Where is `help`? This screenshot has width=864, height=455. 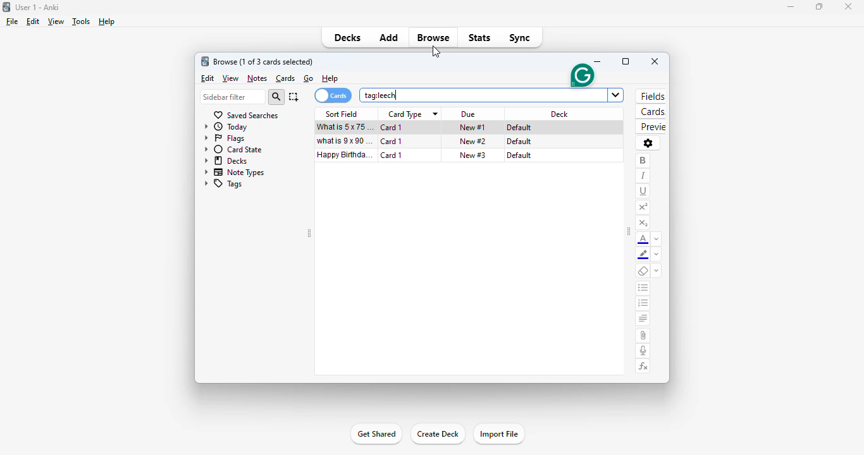 help is located at coordinates (107, 21).